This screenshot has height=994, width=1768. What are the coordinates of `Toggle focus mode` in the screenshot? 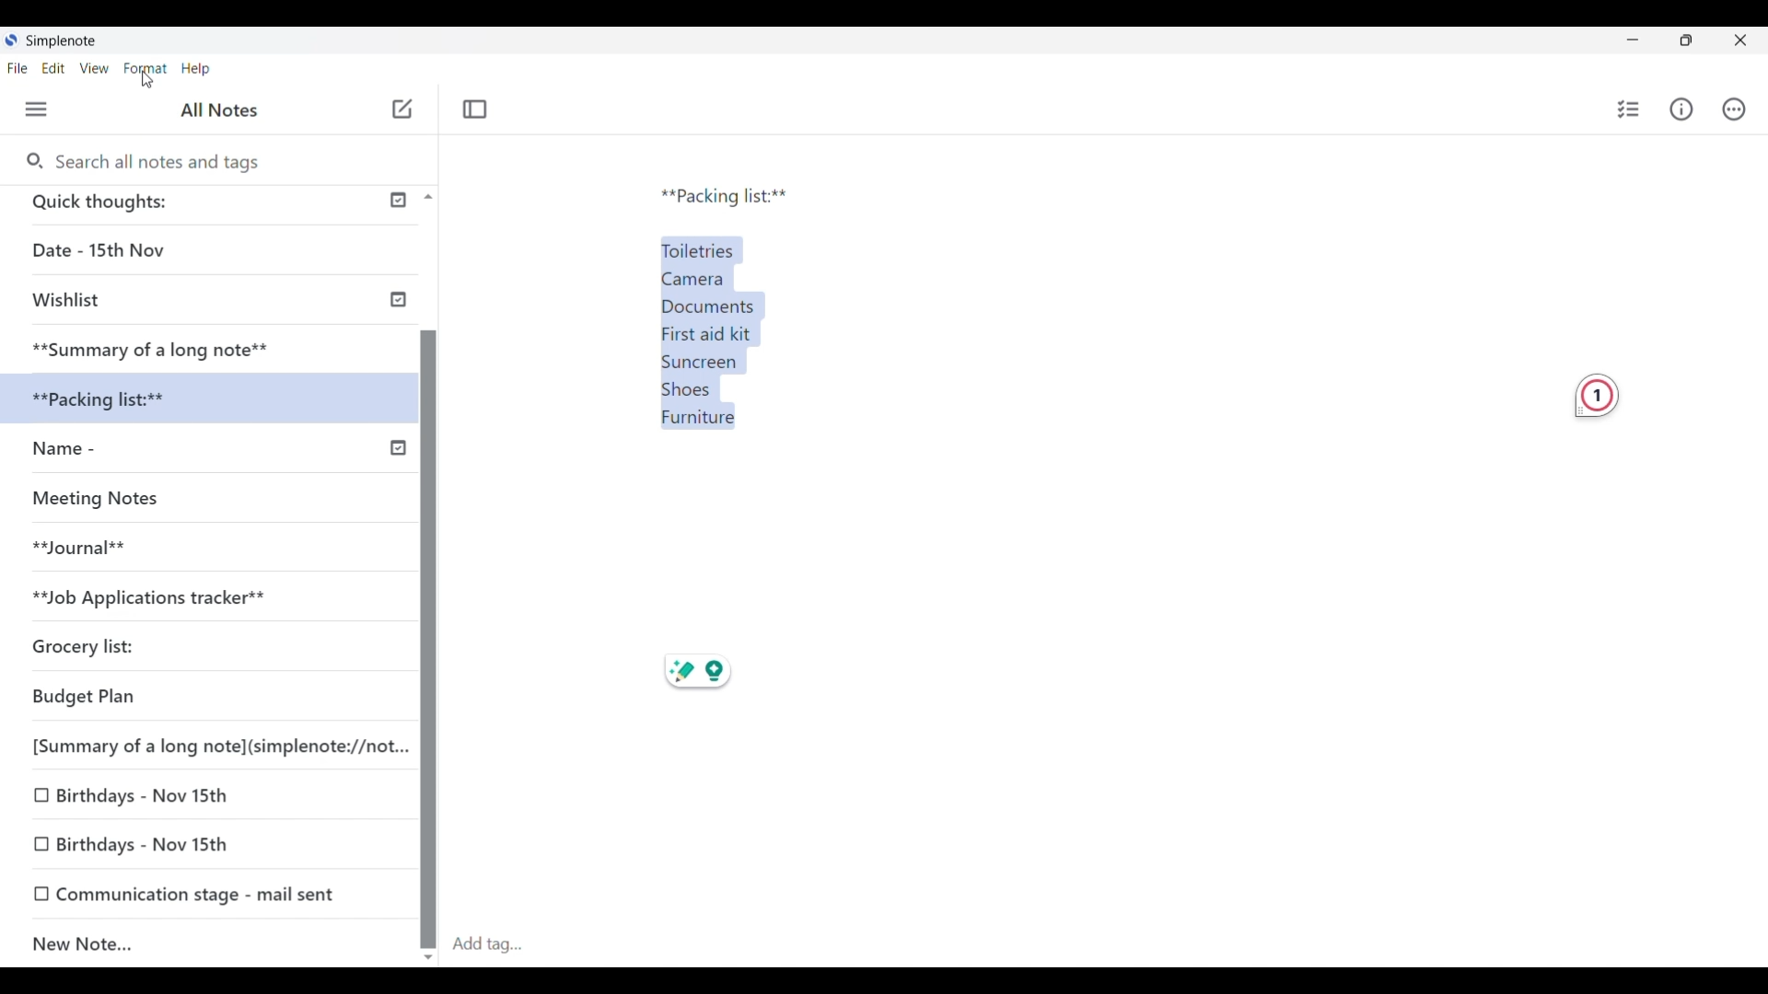 It's located at (475, 109).